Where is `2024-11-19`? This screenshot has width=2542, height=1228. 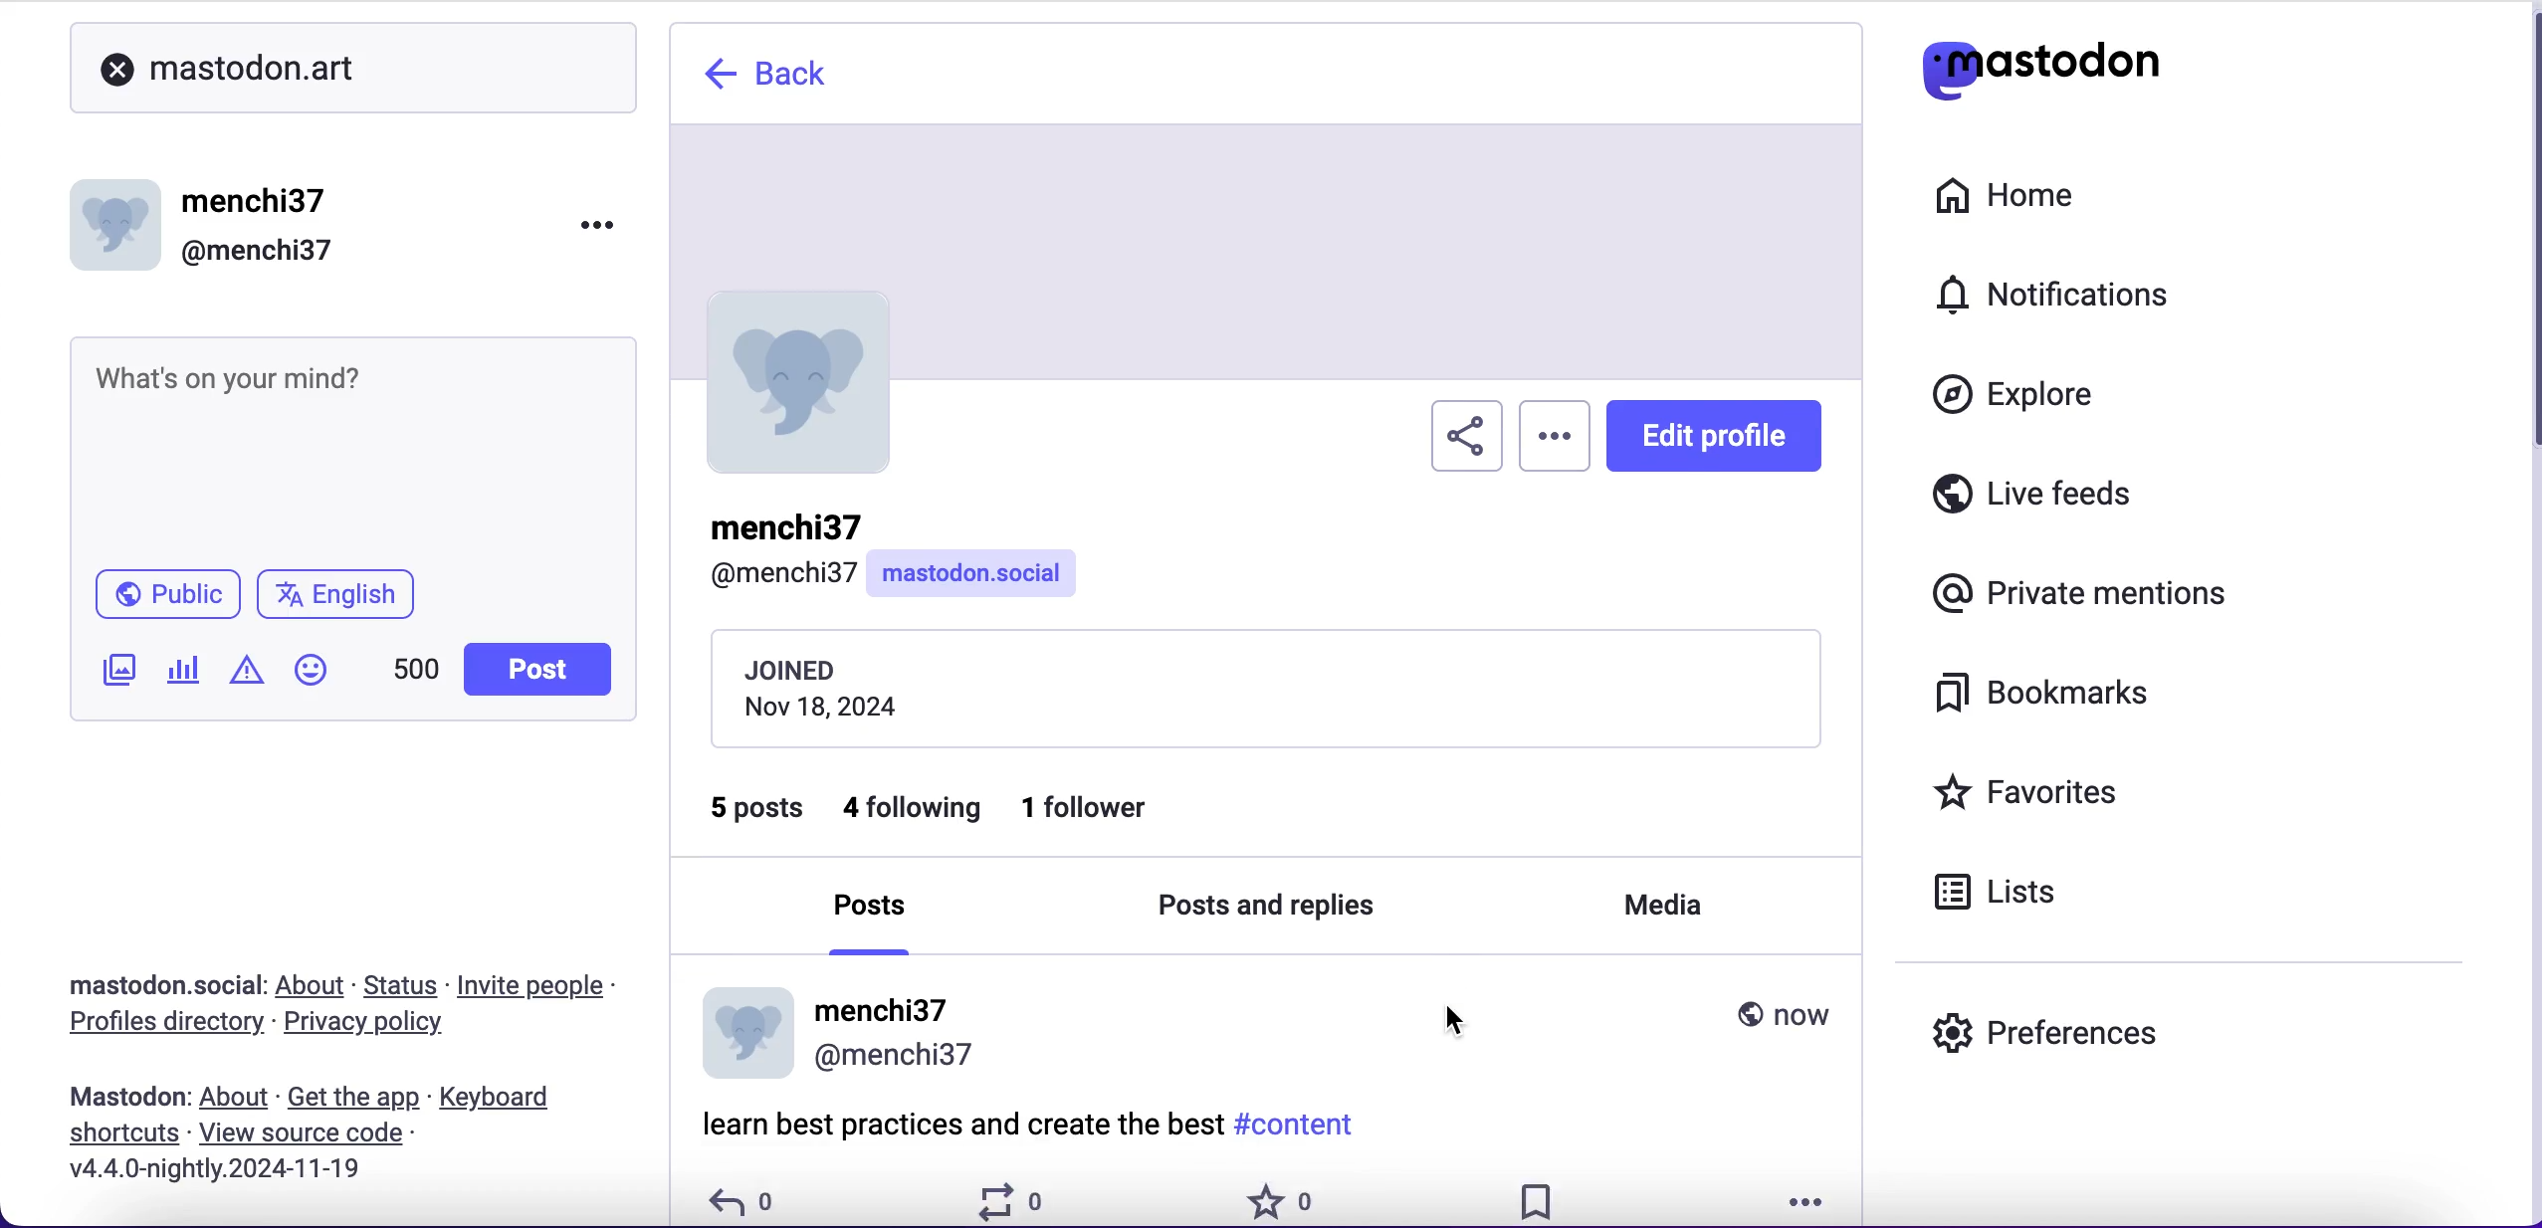 2024-11-19 is located at coordinates (270, 1173).